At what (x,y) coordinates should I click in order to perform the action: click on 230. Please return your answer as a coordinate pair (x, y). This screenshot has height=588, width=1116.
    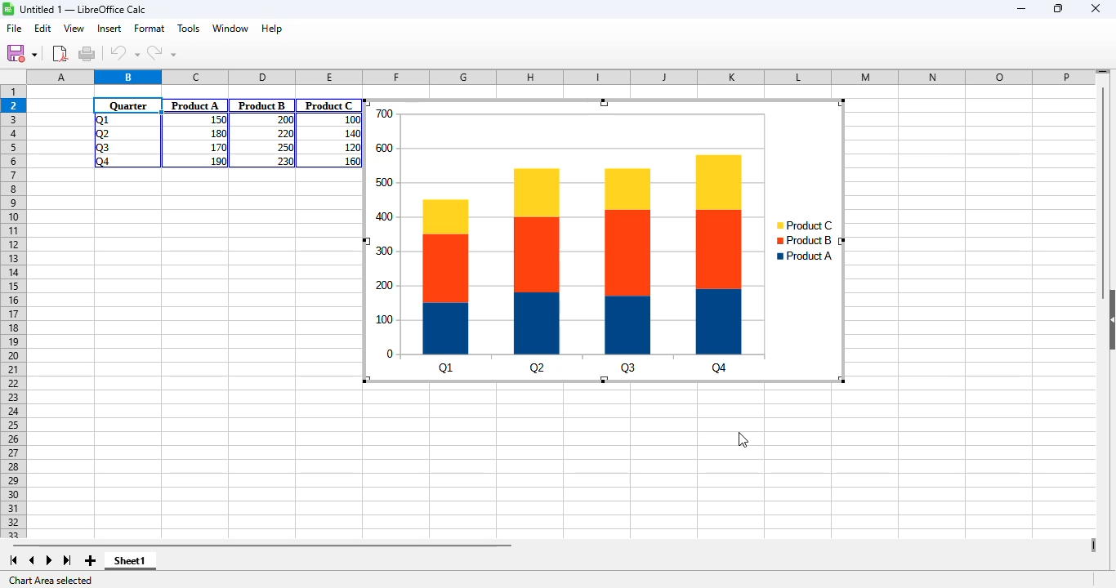
    Looking at the image, I should click on (284, 161).